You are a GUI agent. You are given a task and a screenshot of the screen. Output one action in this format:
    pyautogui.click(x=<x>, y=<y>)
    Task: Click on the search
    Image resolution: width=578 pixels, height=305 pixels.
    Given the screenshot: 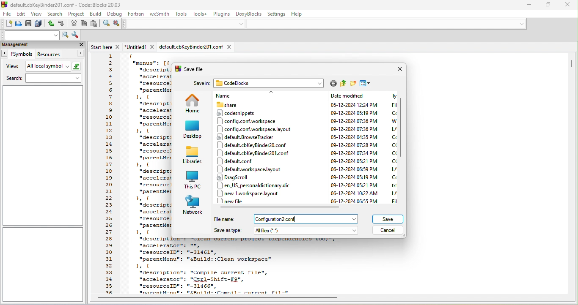 What is the action you would take?
    pyautogui.click(x=42, y=79)
    